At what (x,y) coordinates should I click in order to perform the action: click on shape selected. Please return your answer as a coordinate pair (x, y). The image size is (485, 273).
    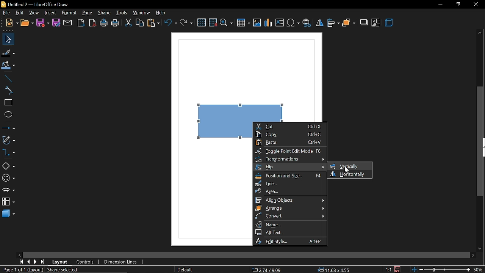
    Looking at the image, I should click on (63, 270).